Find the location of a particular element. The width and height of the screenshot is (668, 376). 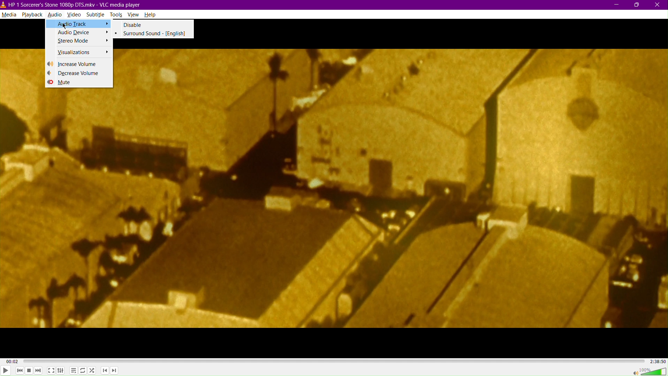

00:02 is located at coordinates (12, 362).